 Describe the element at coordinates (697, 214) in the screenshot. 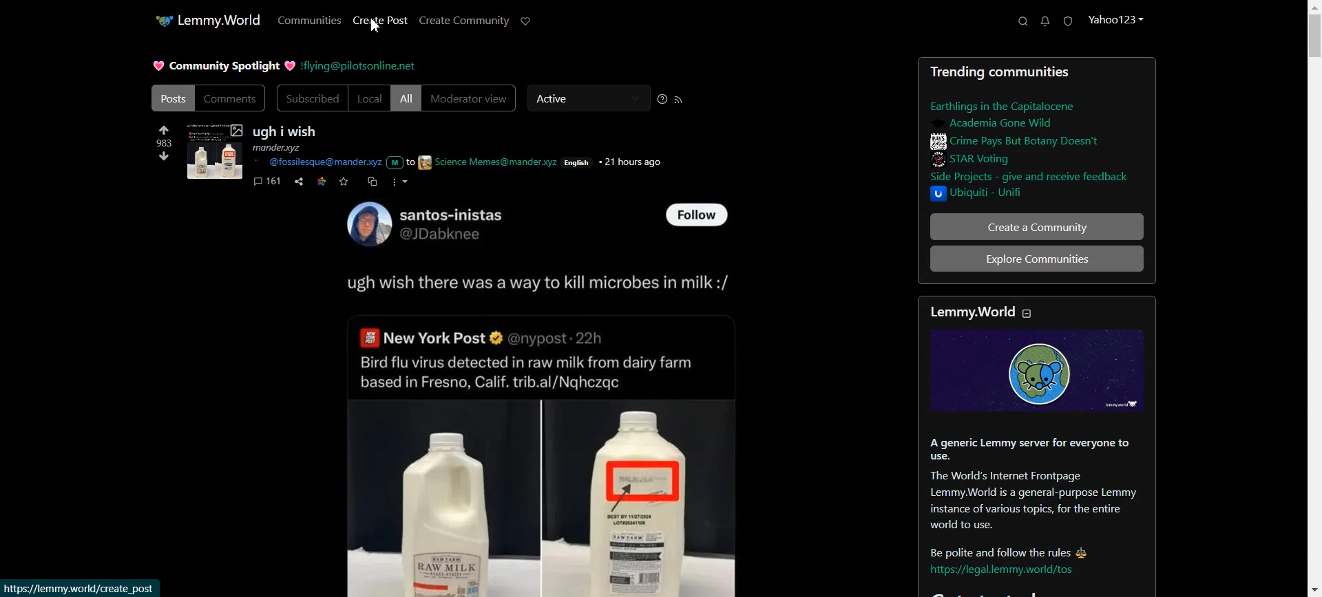

I see `Follow` at that location.